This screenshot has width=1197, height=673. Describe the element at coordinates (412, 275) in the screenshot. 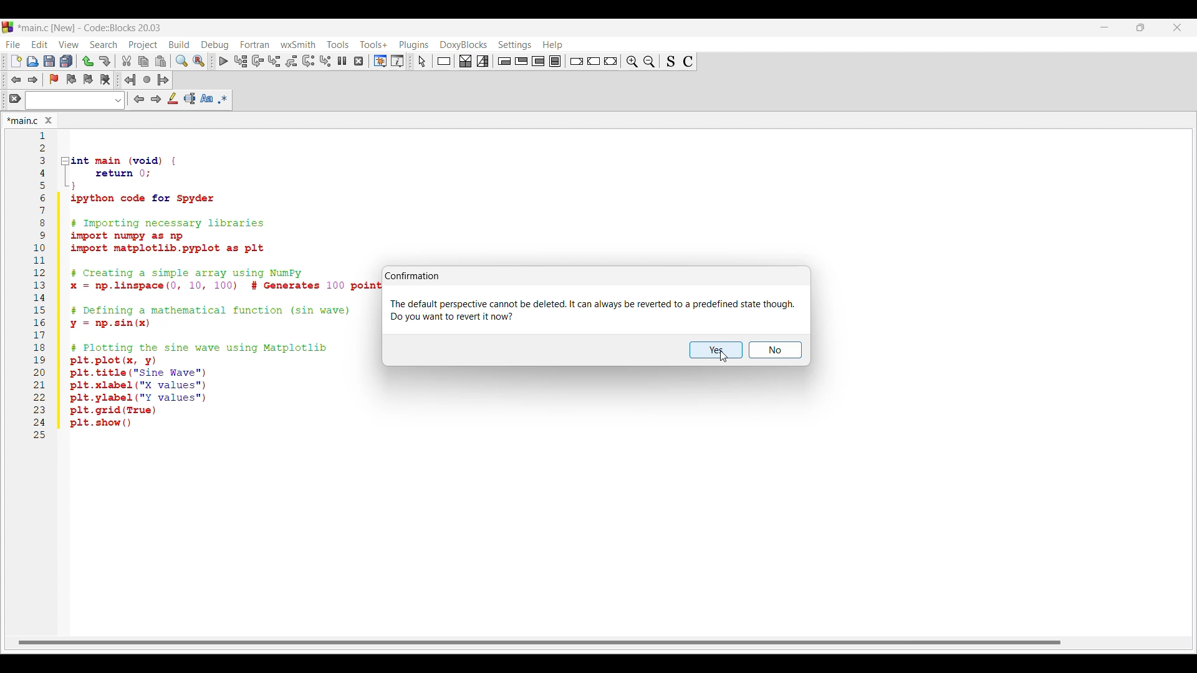

I see `Window title` at that location.